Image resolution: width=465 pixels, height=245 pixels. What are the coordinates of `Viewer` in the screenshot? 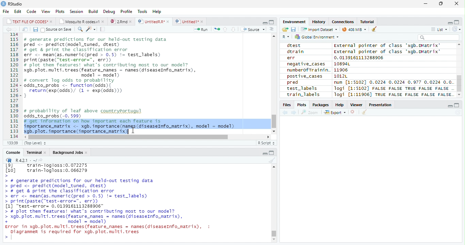 It's located at (357, 104).